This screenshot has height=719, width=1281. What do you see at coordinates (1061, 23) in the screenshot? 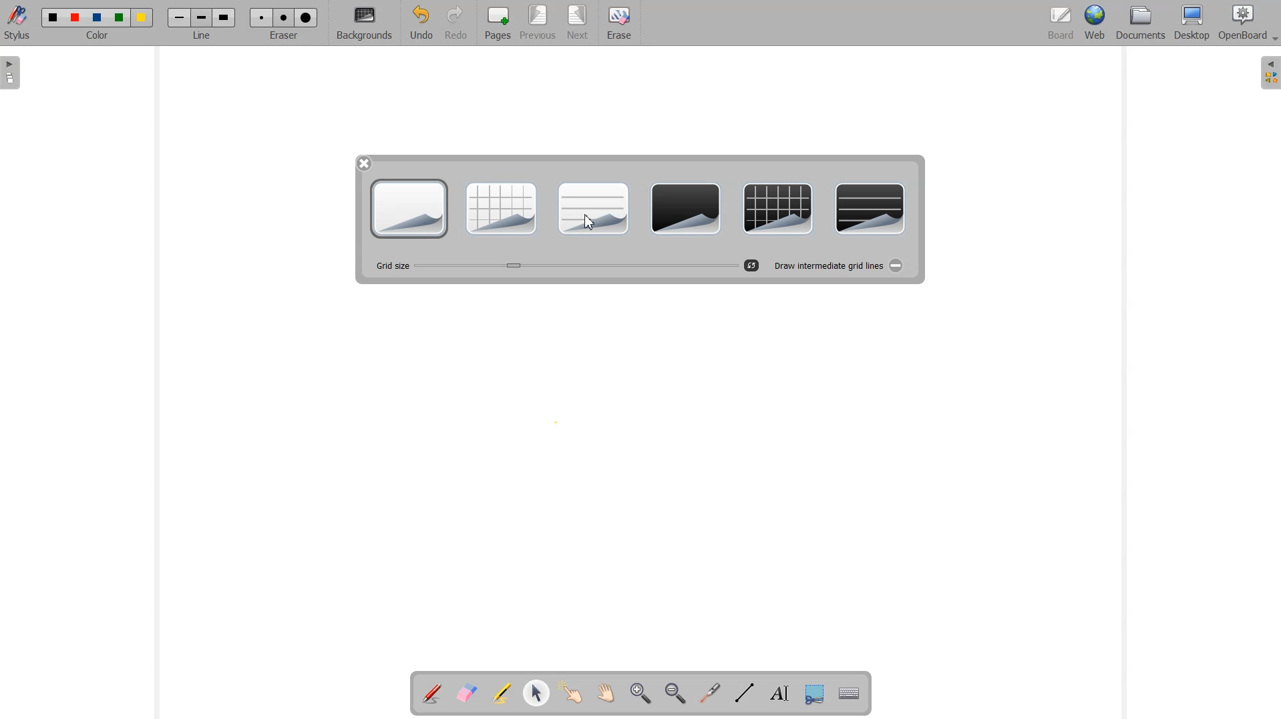
I see `Board` at bounding box center [1061, 23].